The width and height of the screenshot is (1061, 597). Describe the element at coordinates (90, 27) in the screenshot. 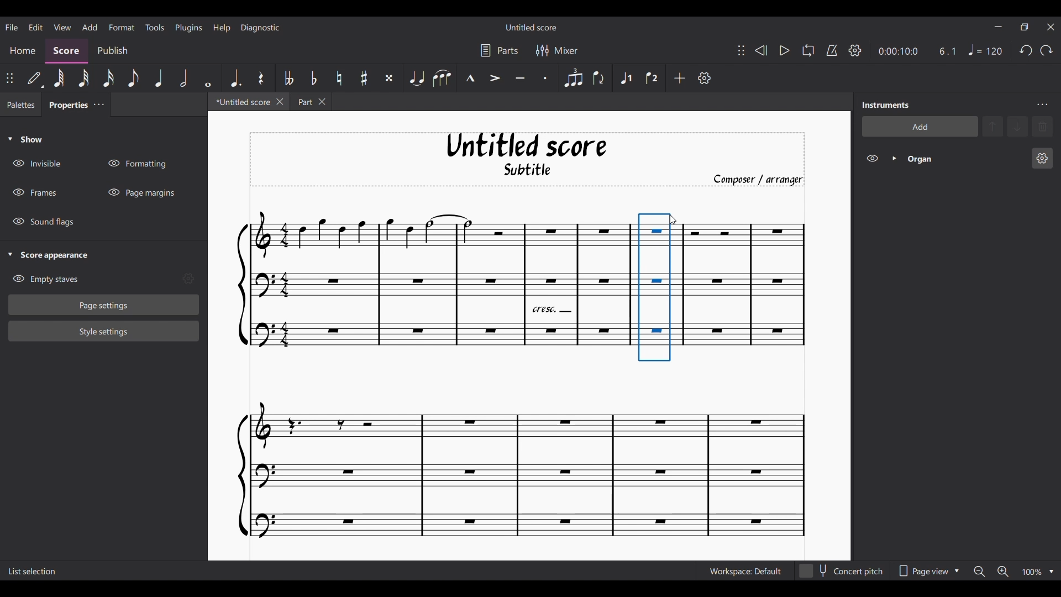

I see `Add menu` at that location.